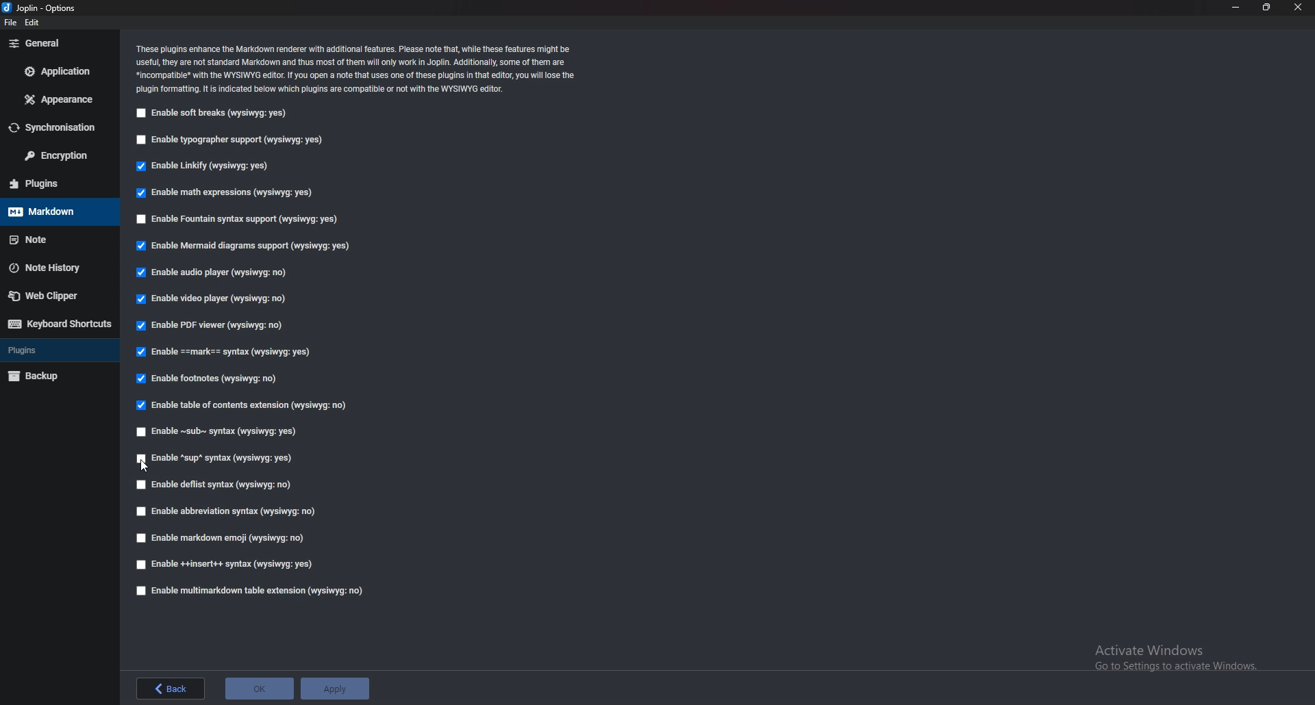 This screenshot has height=705, width=1315. Describe the element at coordinates (338, 688) in the screenshot. I see `apply` at that location.